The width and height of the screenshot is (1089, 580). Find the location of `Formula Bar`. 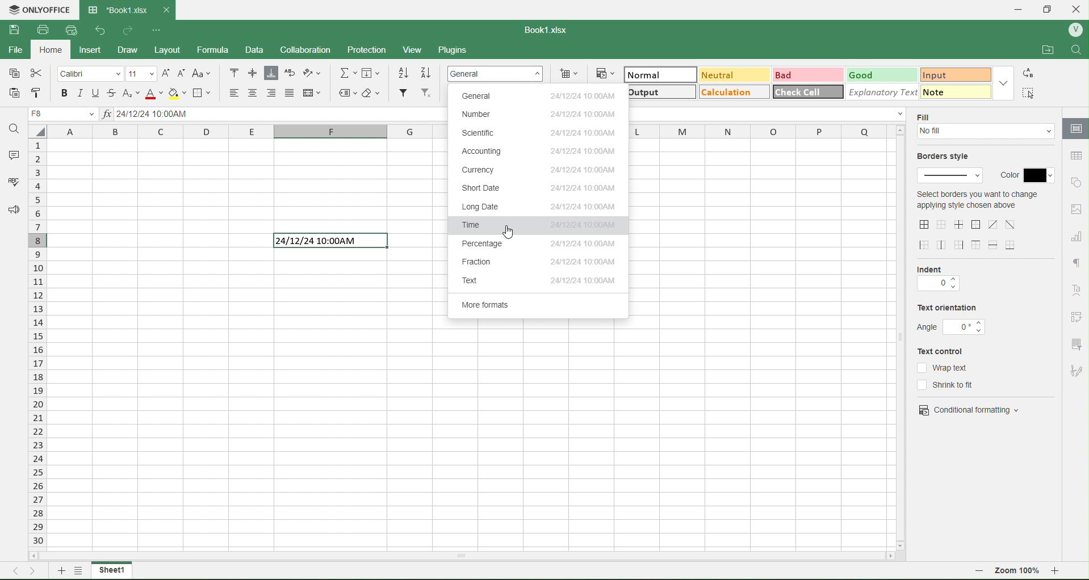

Formula Bar is located at coordinates (272, 115).